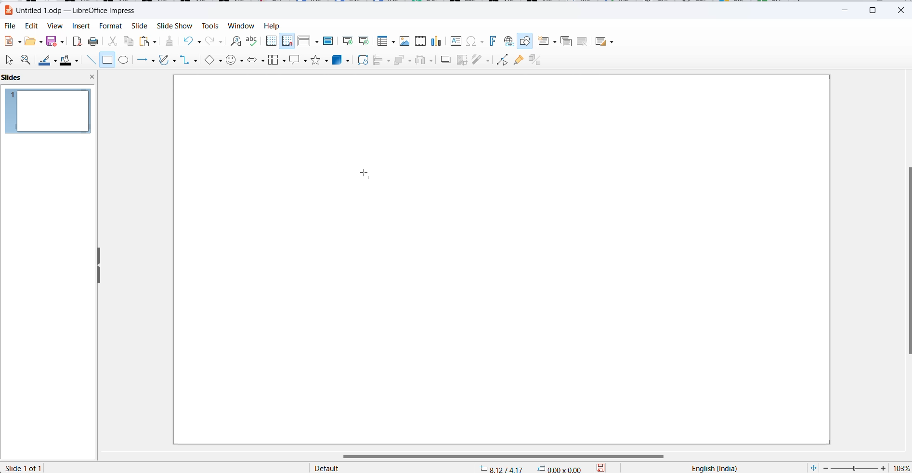  Describe the element at coordinates (130, 41) in the screenshot. I see `copy` at that location.